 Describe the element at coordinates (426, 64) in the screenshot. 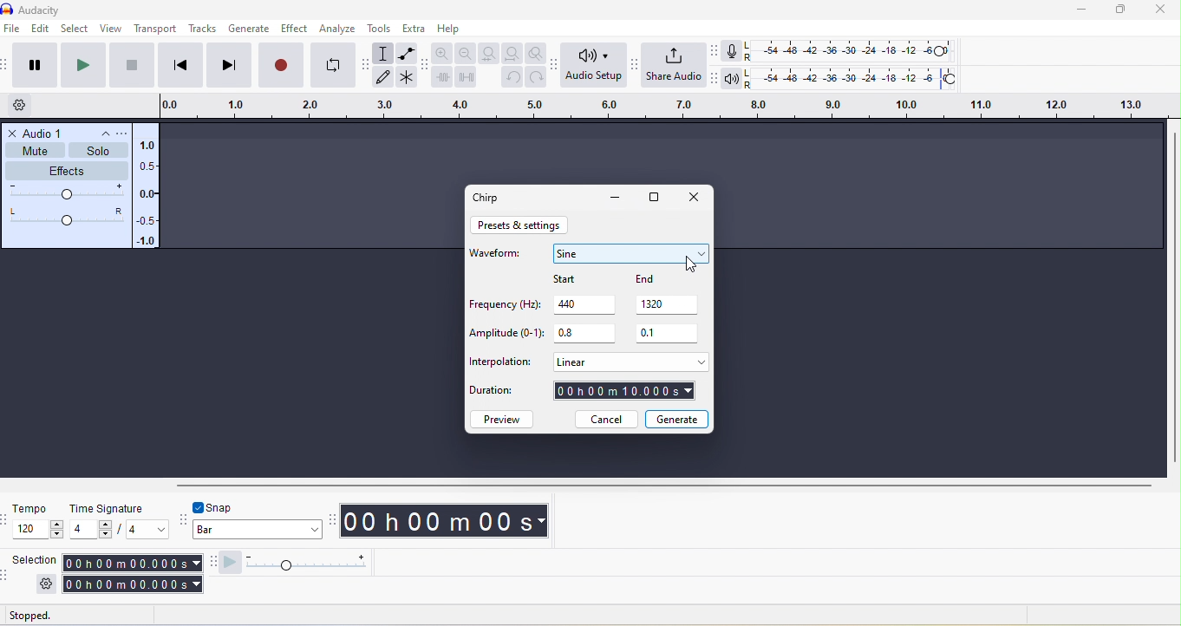

I see `audacity edit toolbar` at that location.